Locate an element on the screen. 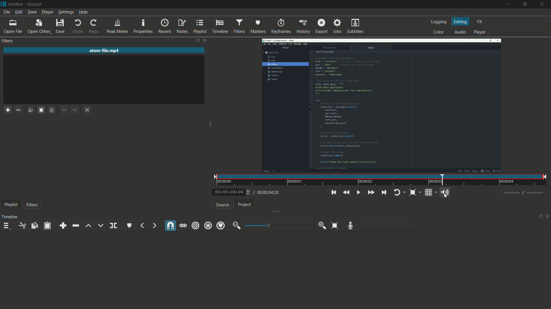  view menu is located at coordinates (32, 12).